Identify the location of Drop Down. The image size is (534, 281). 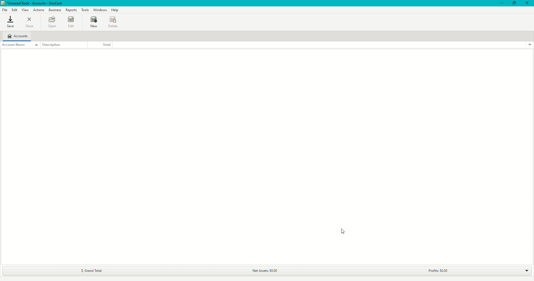
(523, 270).